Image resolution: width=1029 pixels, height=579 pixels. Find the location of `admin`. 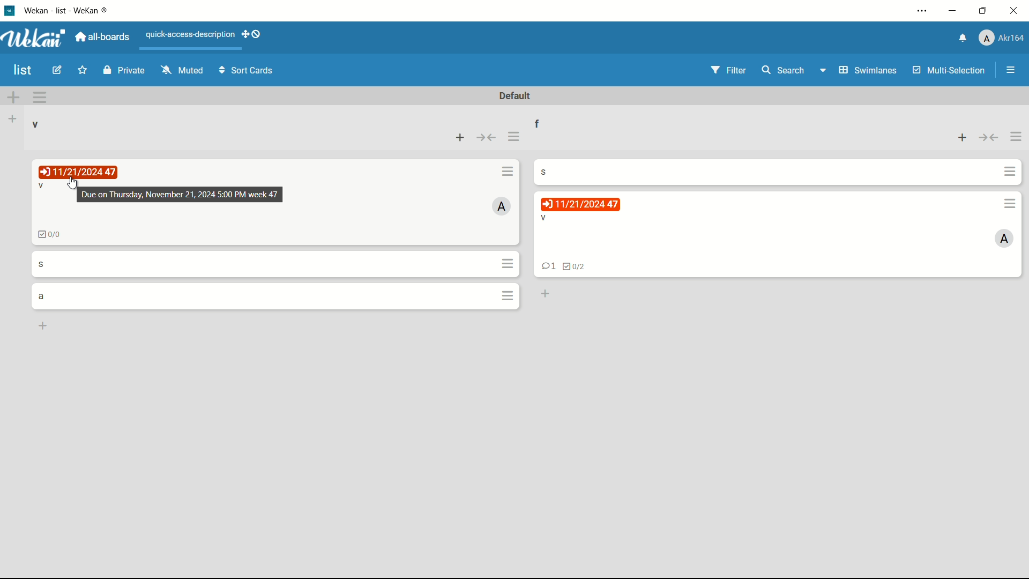

admin is located at coordinates (1004, 239).